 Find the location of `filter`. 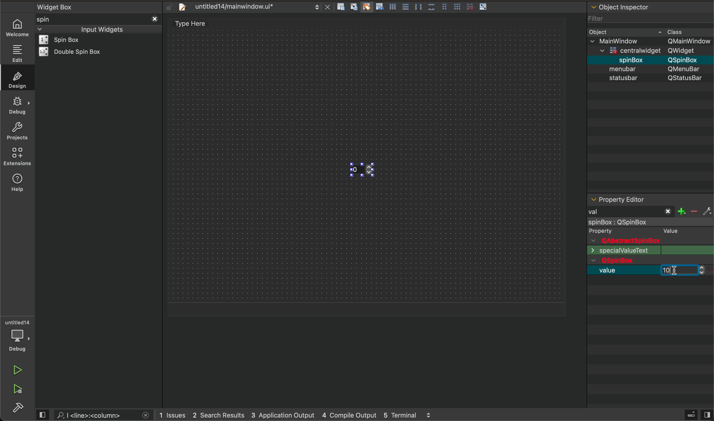

filter is located at coordinates (597, 17).